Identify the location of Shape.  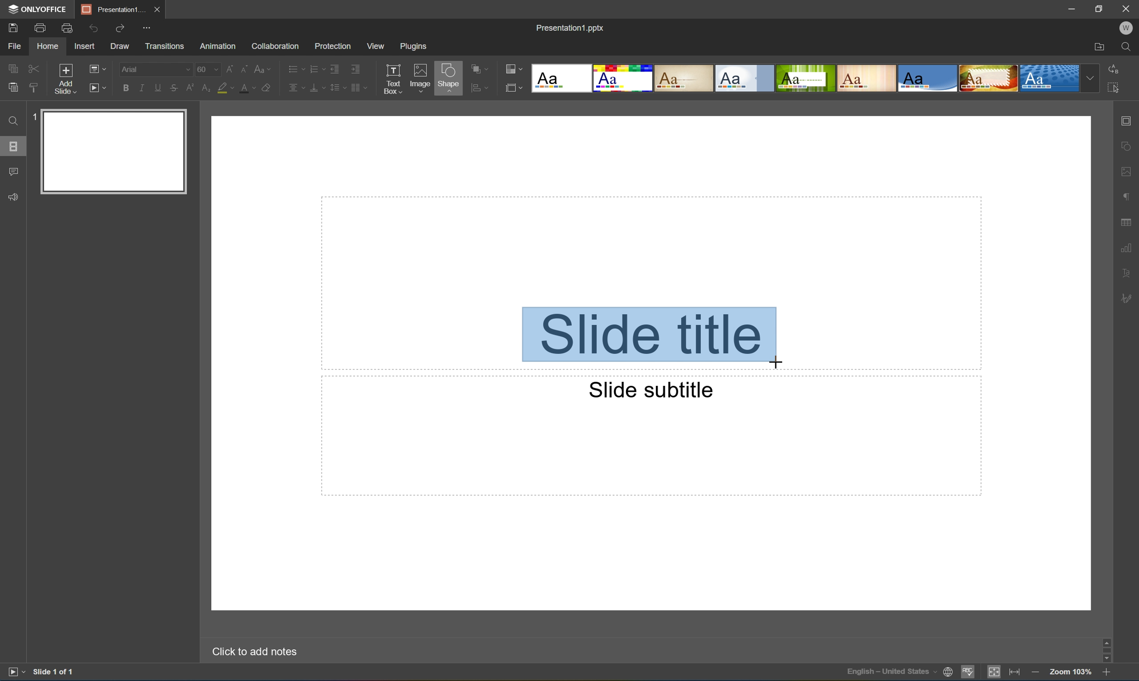
(447, 79).